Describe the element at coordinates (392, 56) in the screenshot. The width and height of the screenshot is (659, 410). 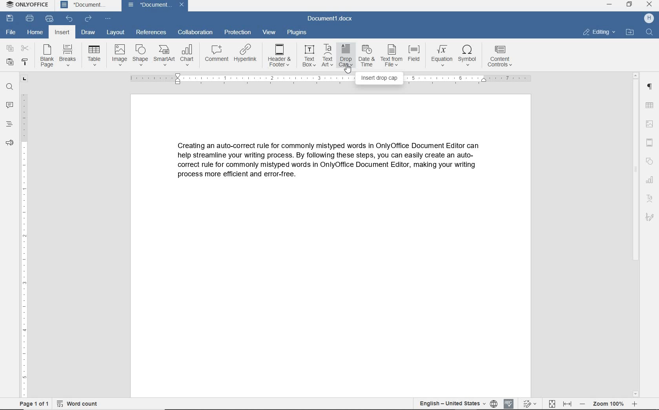
I see `text from file` at that location.